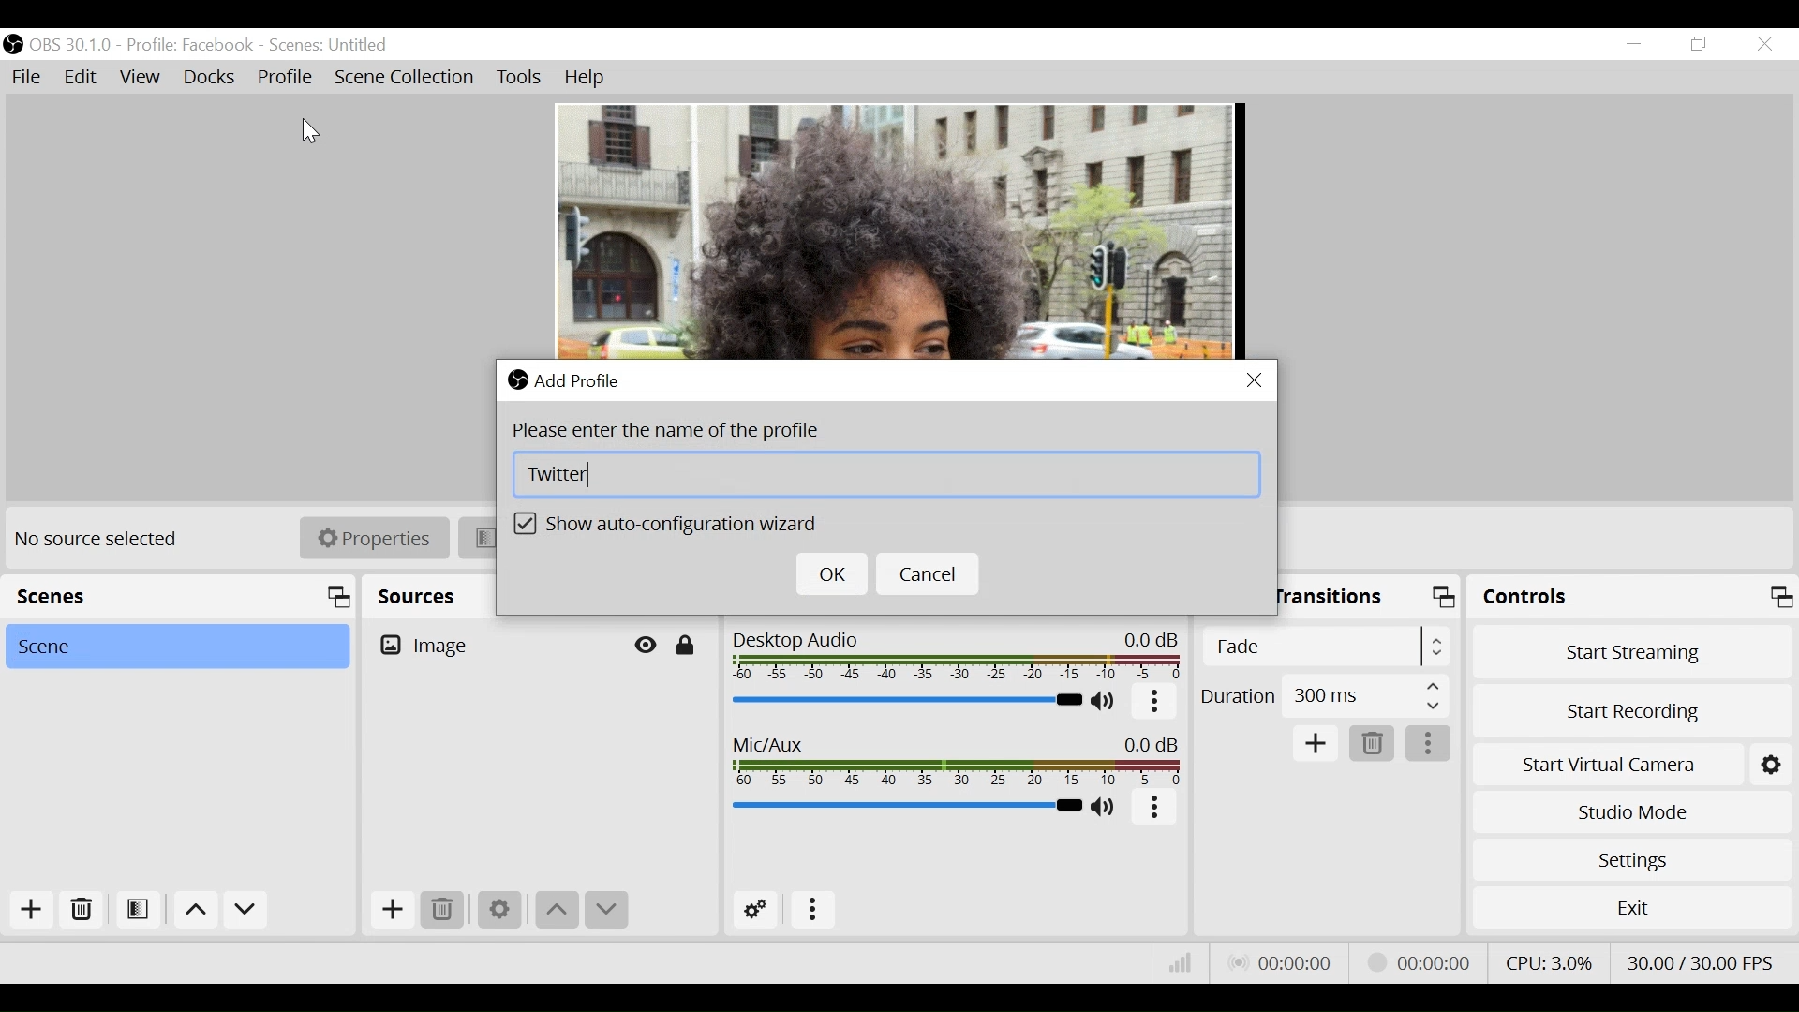 Image resolution: width=1799 pixels, height=1012 pixels. What do you see at coordinates (1632, 46) in the screenshot?
I see `minimize` at bounding box center [1632, 46].